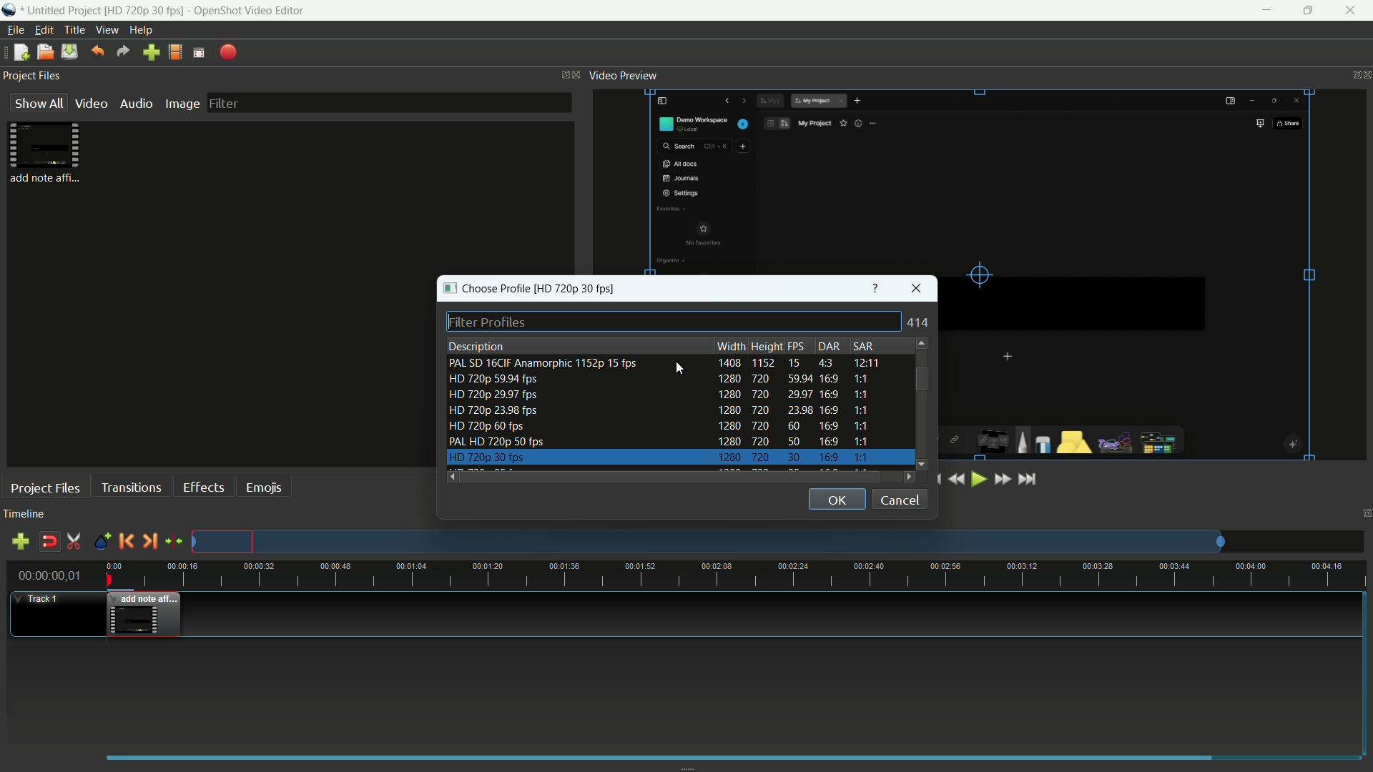 This screenshot has height=772, width=1373. I want to click on maximize, so click(1310, 11).